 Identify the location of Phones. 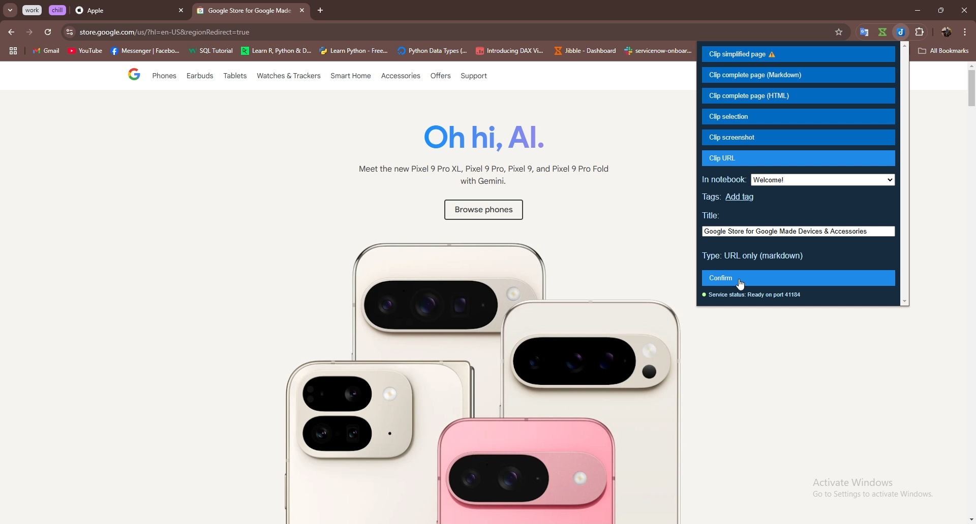
(162, 77).